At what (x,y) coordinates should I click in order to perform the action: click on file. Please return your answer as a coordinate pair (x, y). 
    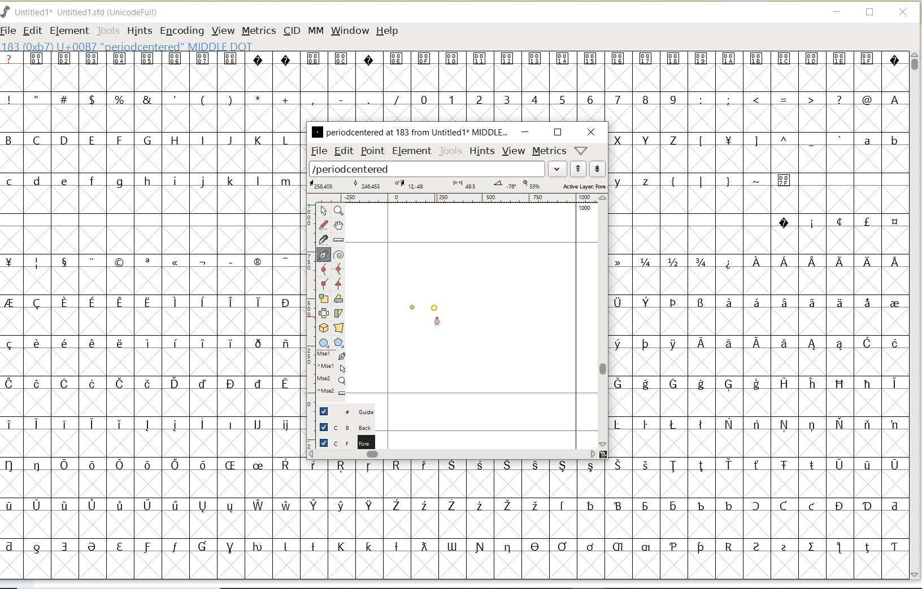
    Looking at the image, I should click on (318, 151).